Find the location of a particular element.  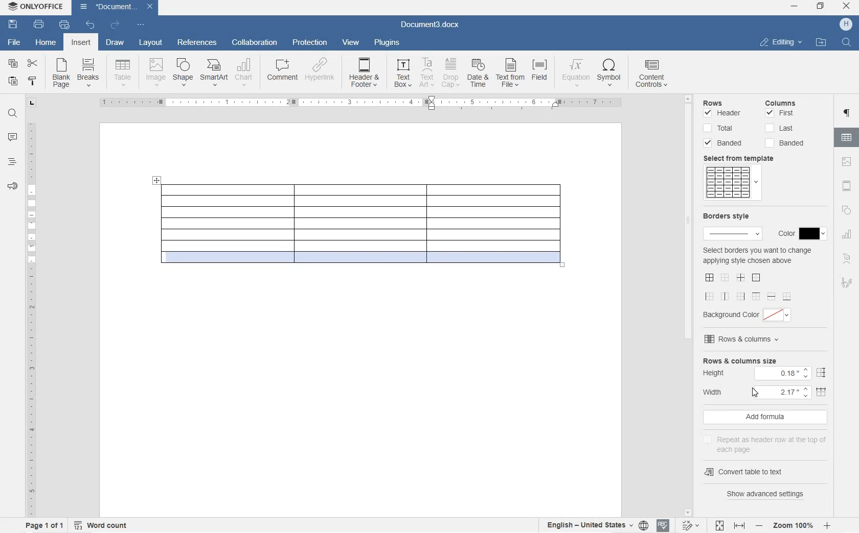

LAYOUT is located at coordinates (151, 43).